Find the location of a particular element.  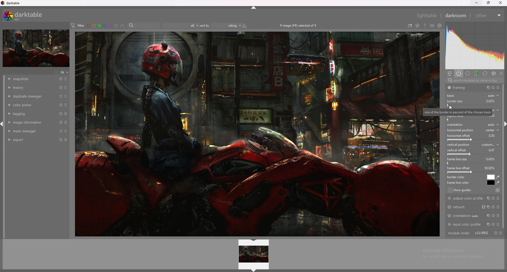

cursor is located at coordinates (450, 108).